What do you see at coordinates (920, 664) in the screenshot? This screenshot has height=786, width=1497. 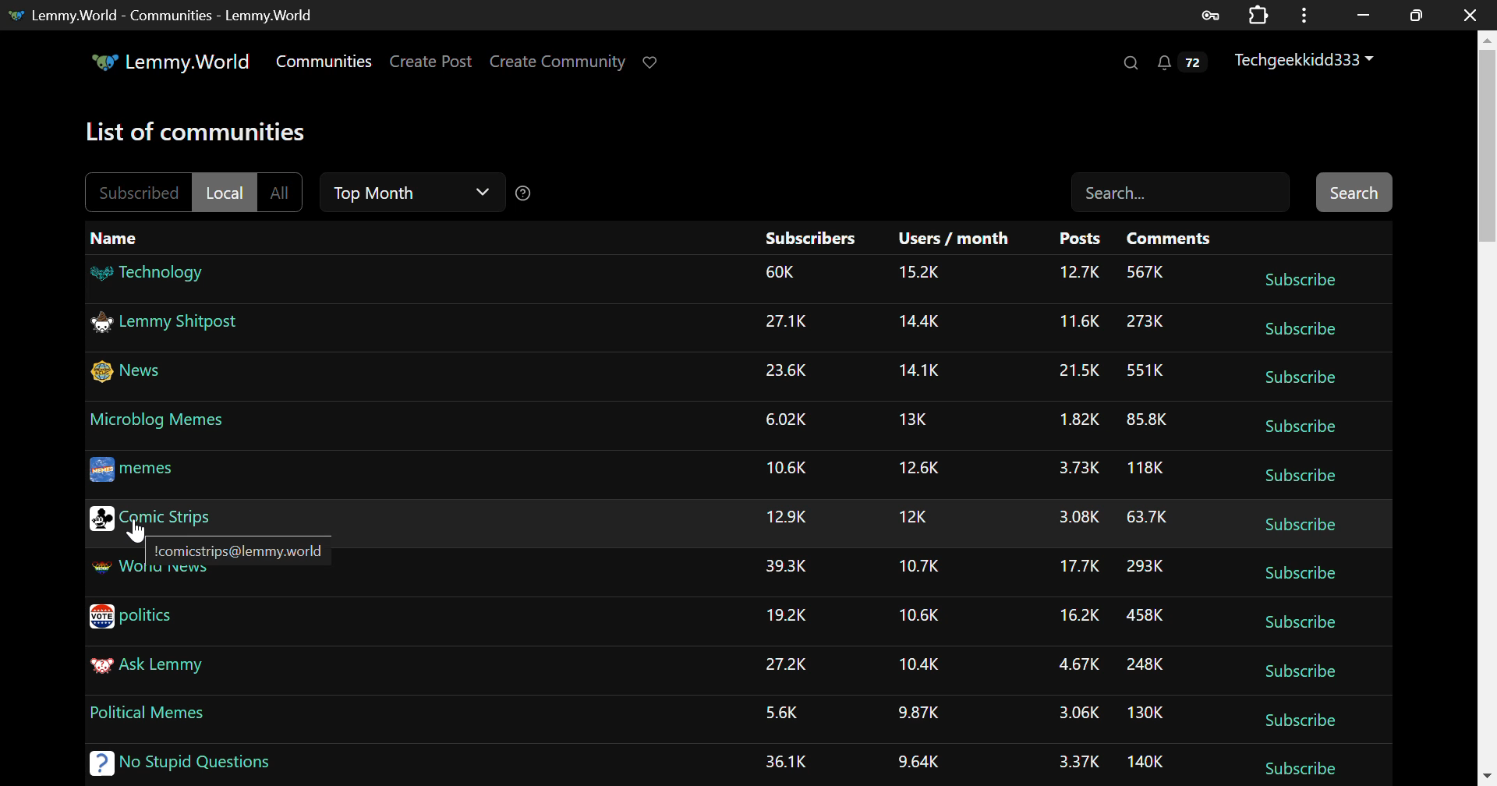 I see `Amount` at bounding box center [920, 664].